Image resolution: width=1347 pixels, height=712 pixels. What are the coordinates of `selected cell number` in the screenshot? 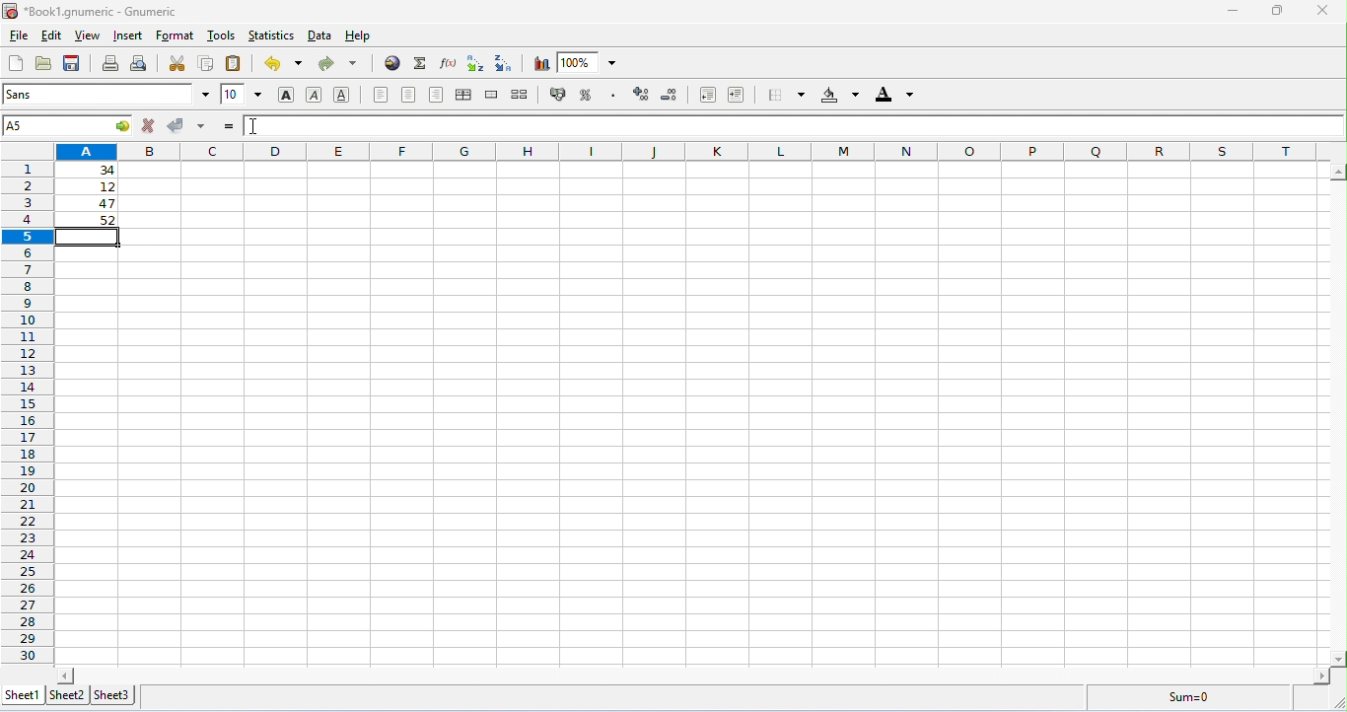 It's located at (68, 125).